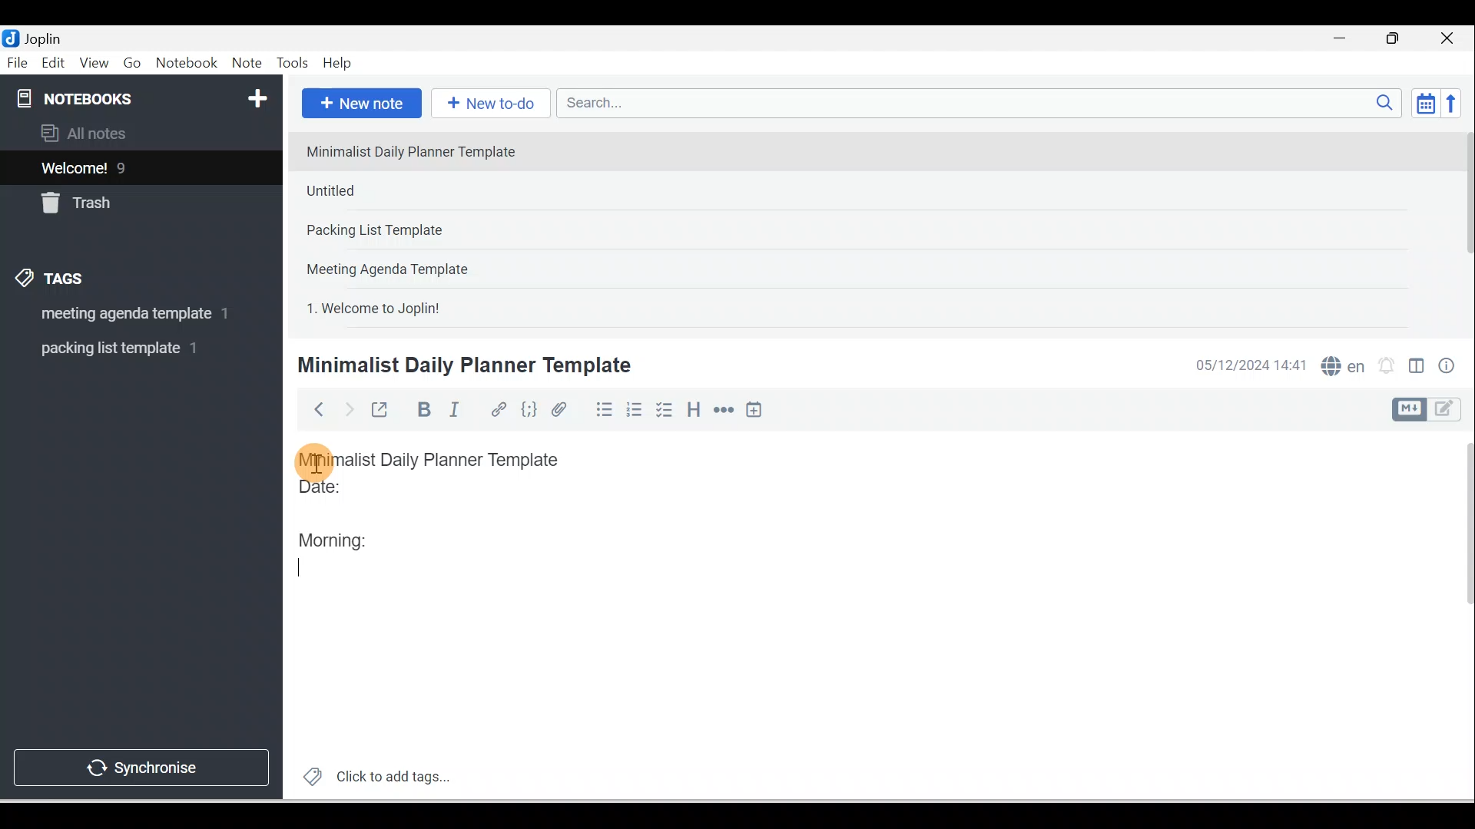 Image resolution: width=1475 pixels, height=829 pixels. I want to click on Cursor, so click(315, 461).